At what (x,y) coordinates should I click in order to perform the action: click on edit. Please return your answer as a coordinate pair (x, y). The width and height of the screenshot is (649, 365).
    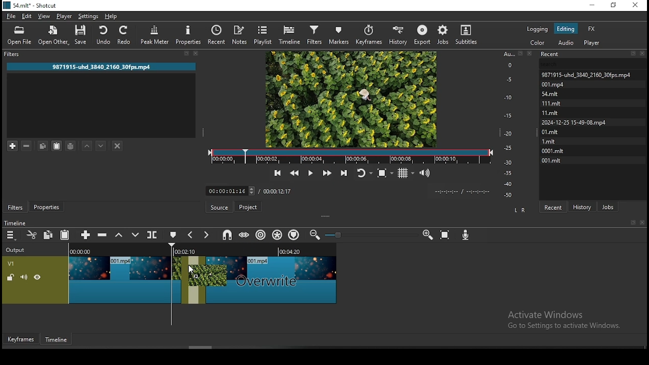
    Looking at the image, I should click on (26, 16).